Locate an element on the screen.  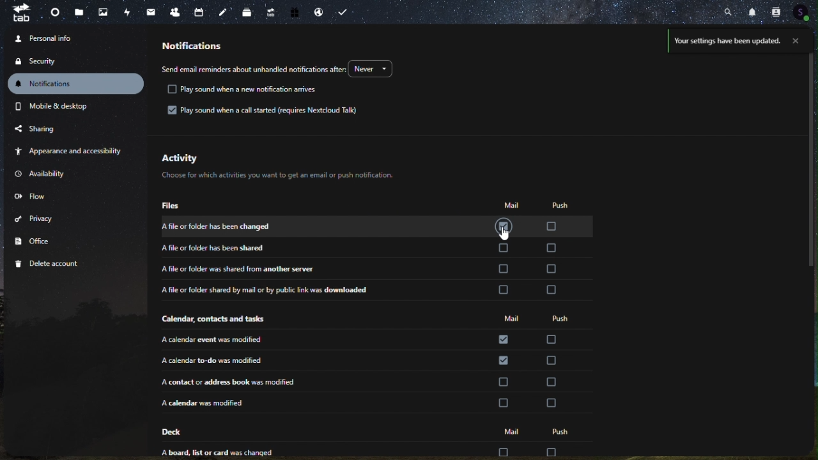
push is located at coordinates (566, 205).